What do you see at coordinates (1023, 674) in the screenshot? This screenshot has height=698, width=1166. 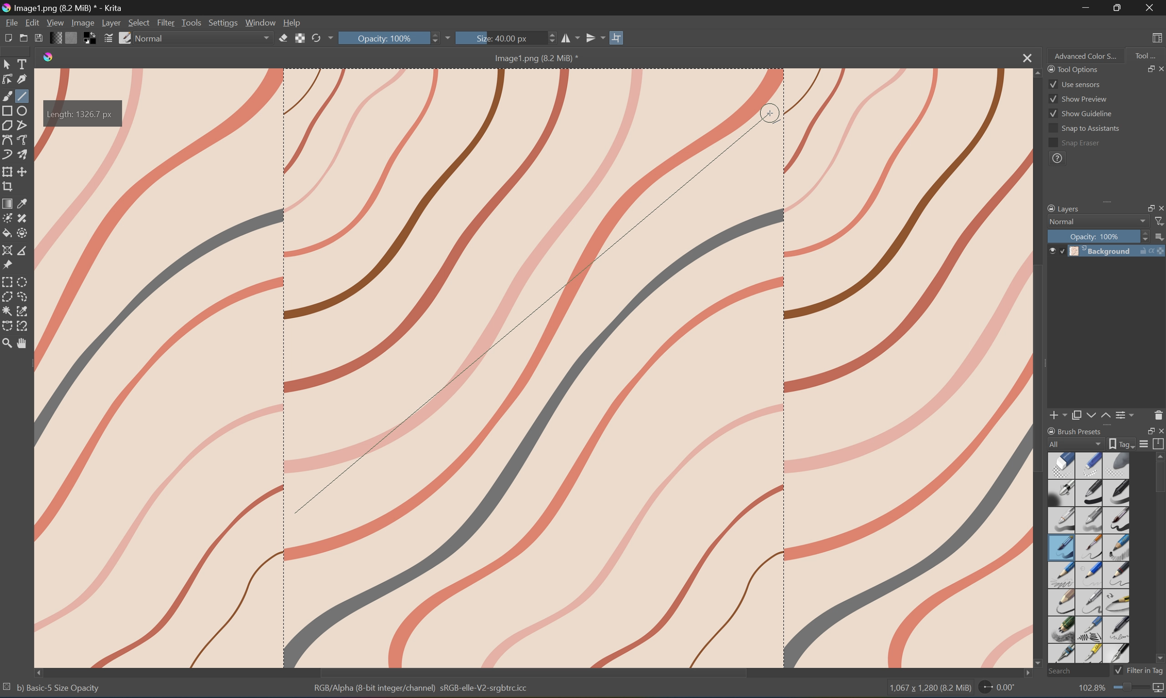 I see `Scroll Right` at bounding box center [1023, 674].